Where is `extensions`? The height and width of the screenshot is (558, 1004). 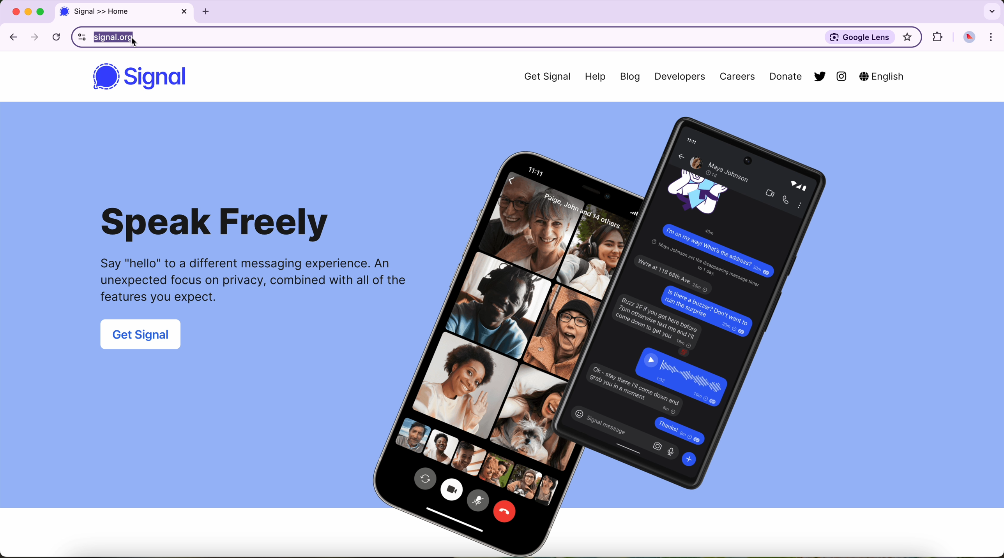 extensions is located at coordinates (938, 37).